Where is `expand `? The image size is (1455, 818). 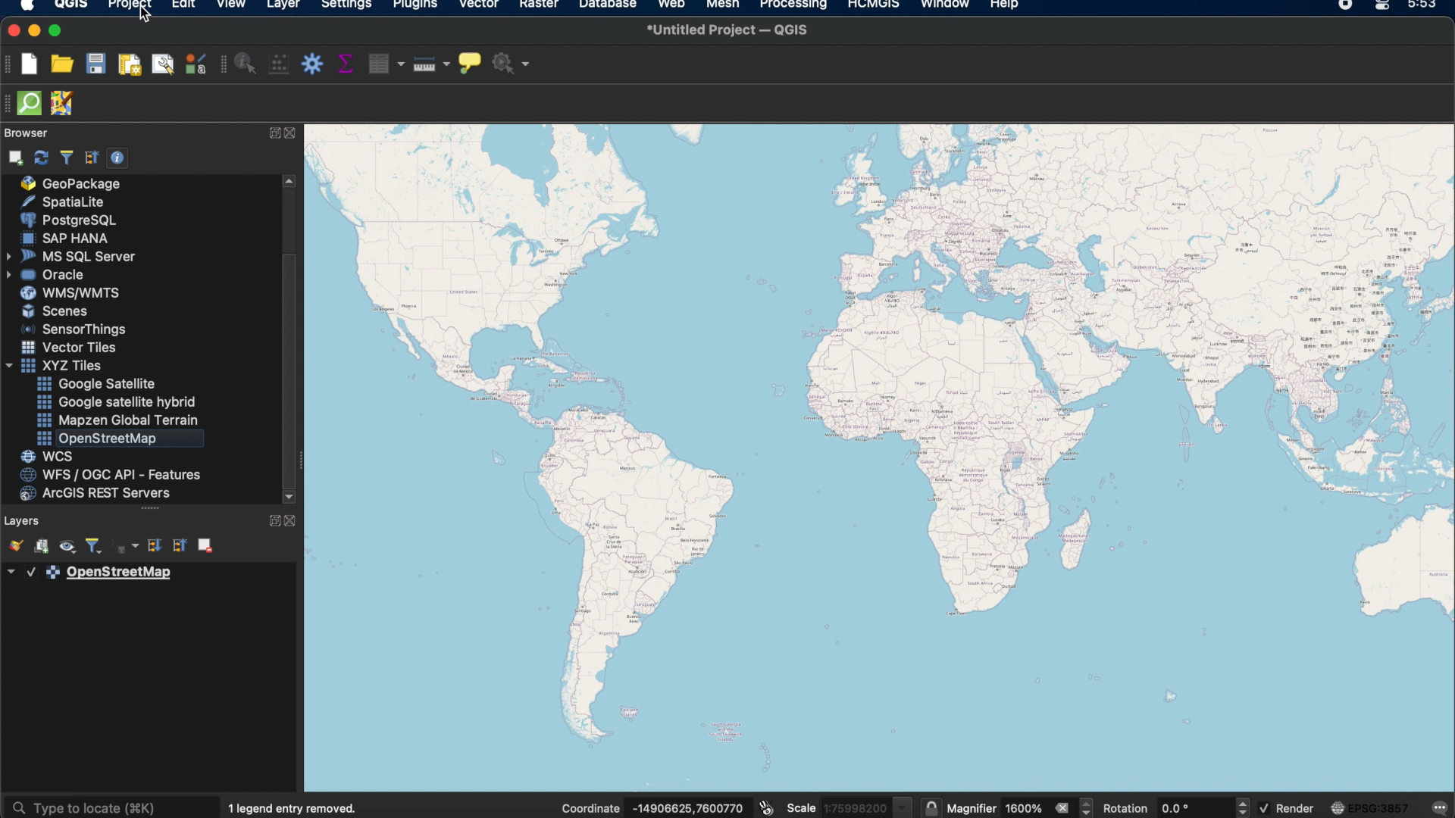 expand  is located at coordinates (272, 520).